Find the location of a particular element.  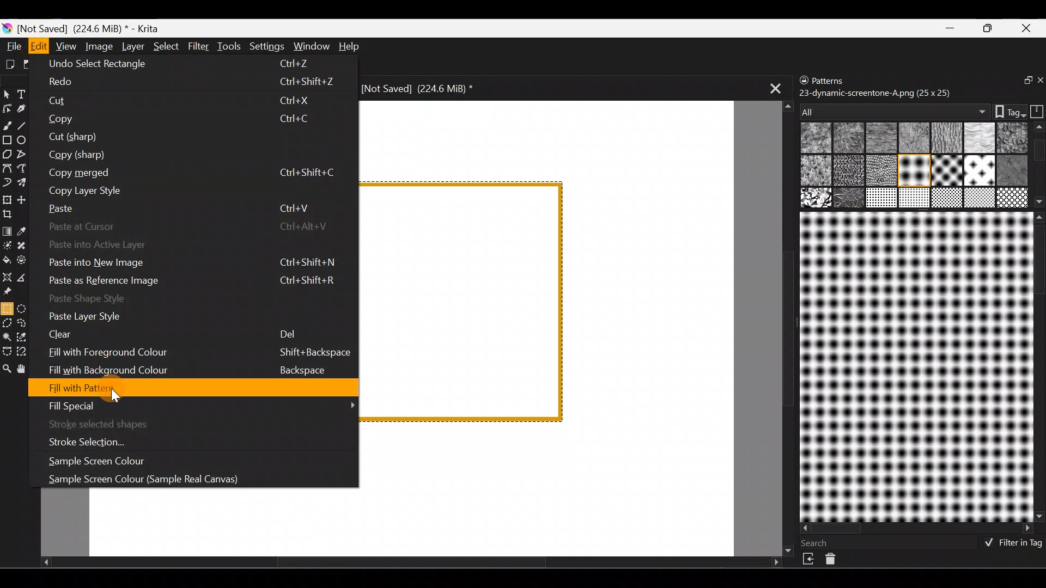

Enclose & fill tool is located at coordinates (27, 260).